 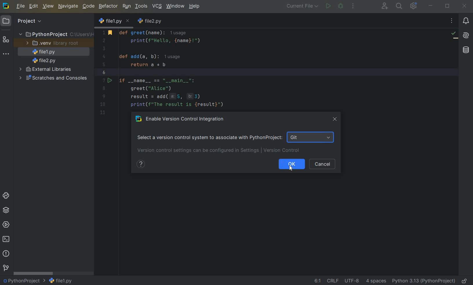 I want to click on terminal, so click(x=7, y=240).